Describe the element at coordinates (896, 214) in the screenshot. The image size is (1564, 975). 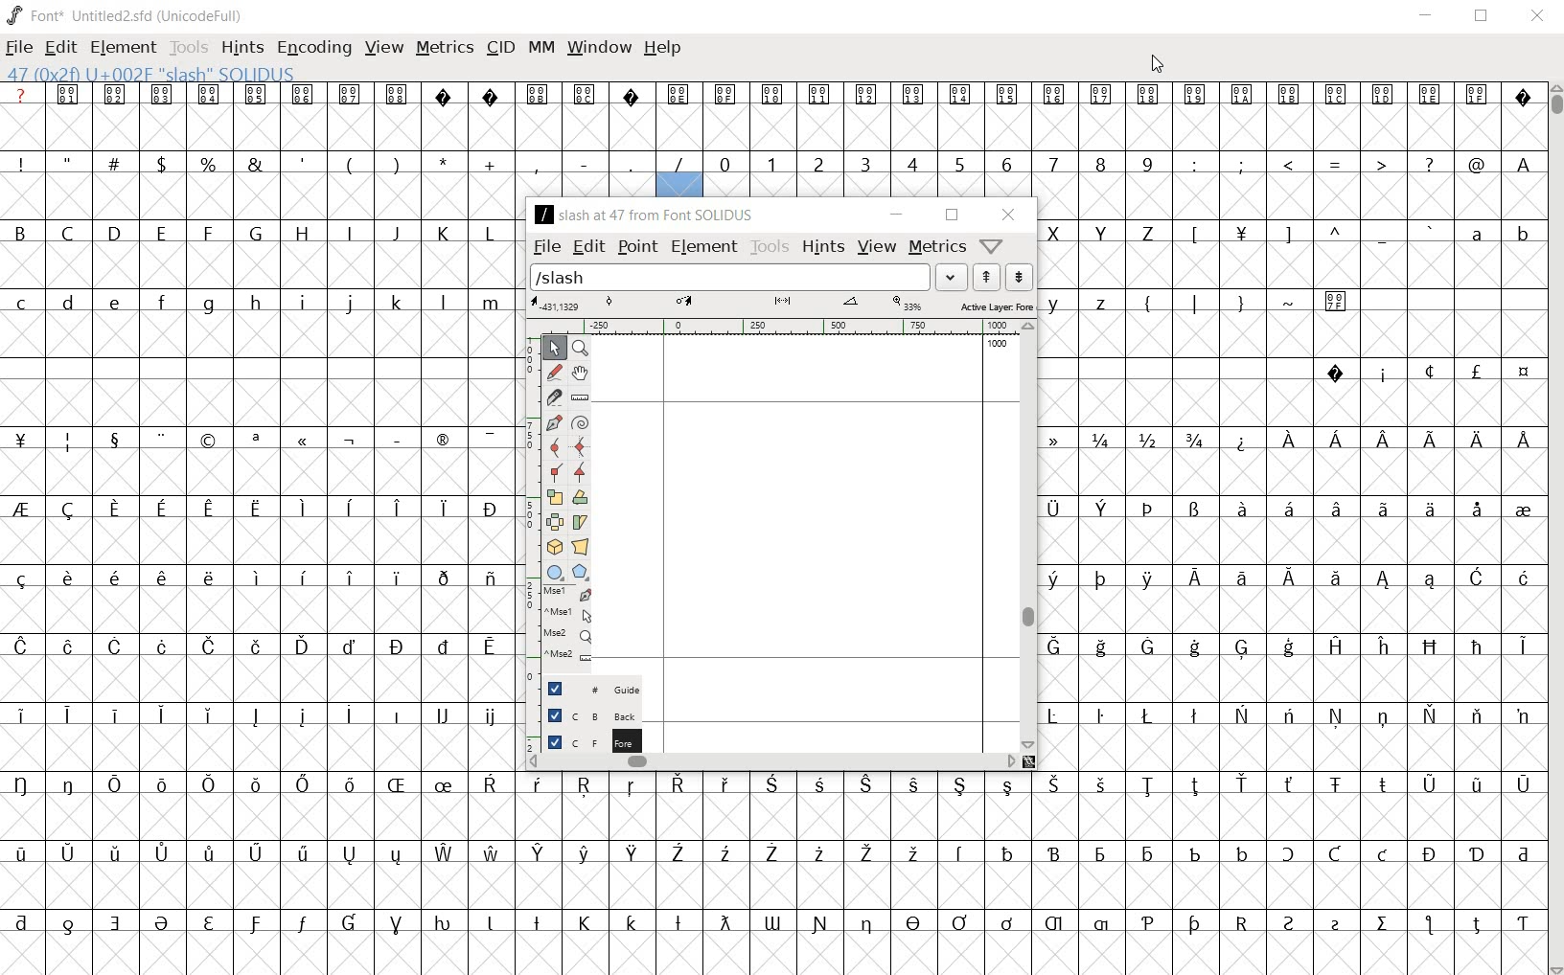
I see `minimize` at that location.